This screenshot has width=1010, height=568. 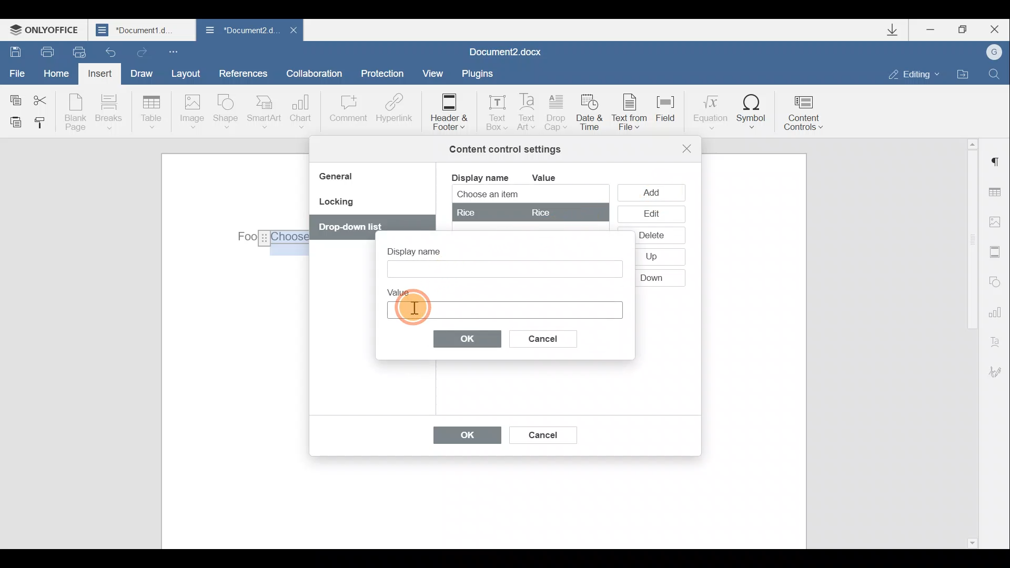 What do you see at coordinates (528, 113) in the screenshot?
I see `Text Art` at bounding box center [528, 113].